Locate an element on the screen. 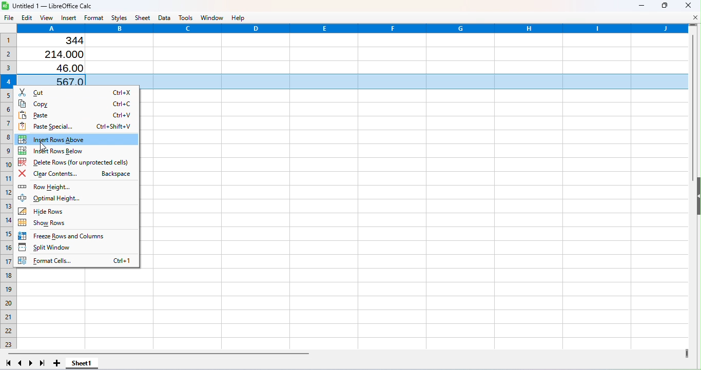  Horizontal scroll bar is located at coordinates (345, 353).